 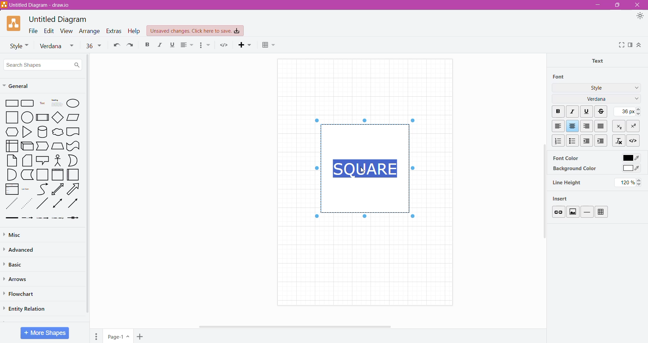 I want to click on Center, so click(x=572, y=126).